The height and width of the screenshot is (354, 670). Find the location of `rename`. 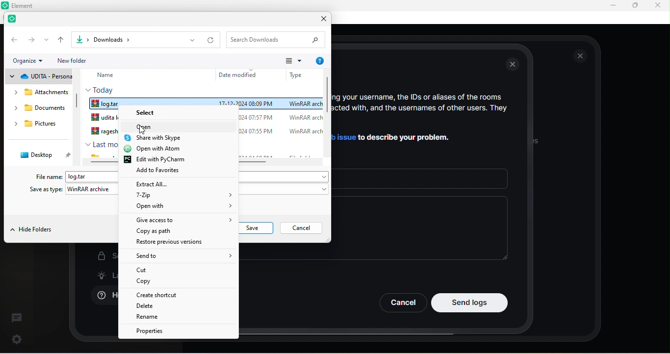

rename is located at coordinates (151, 317).